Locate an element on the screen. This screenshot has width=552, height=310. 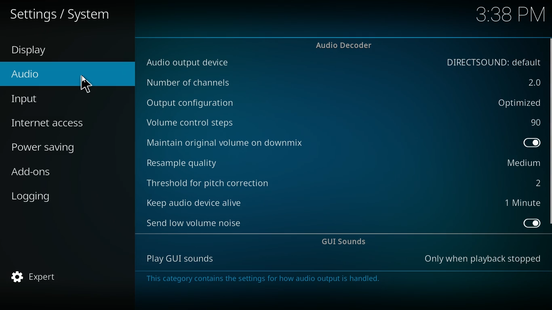
only when playback stopped is located at coordinates (484, 259).